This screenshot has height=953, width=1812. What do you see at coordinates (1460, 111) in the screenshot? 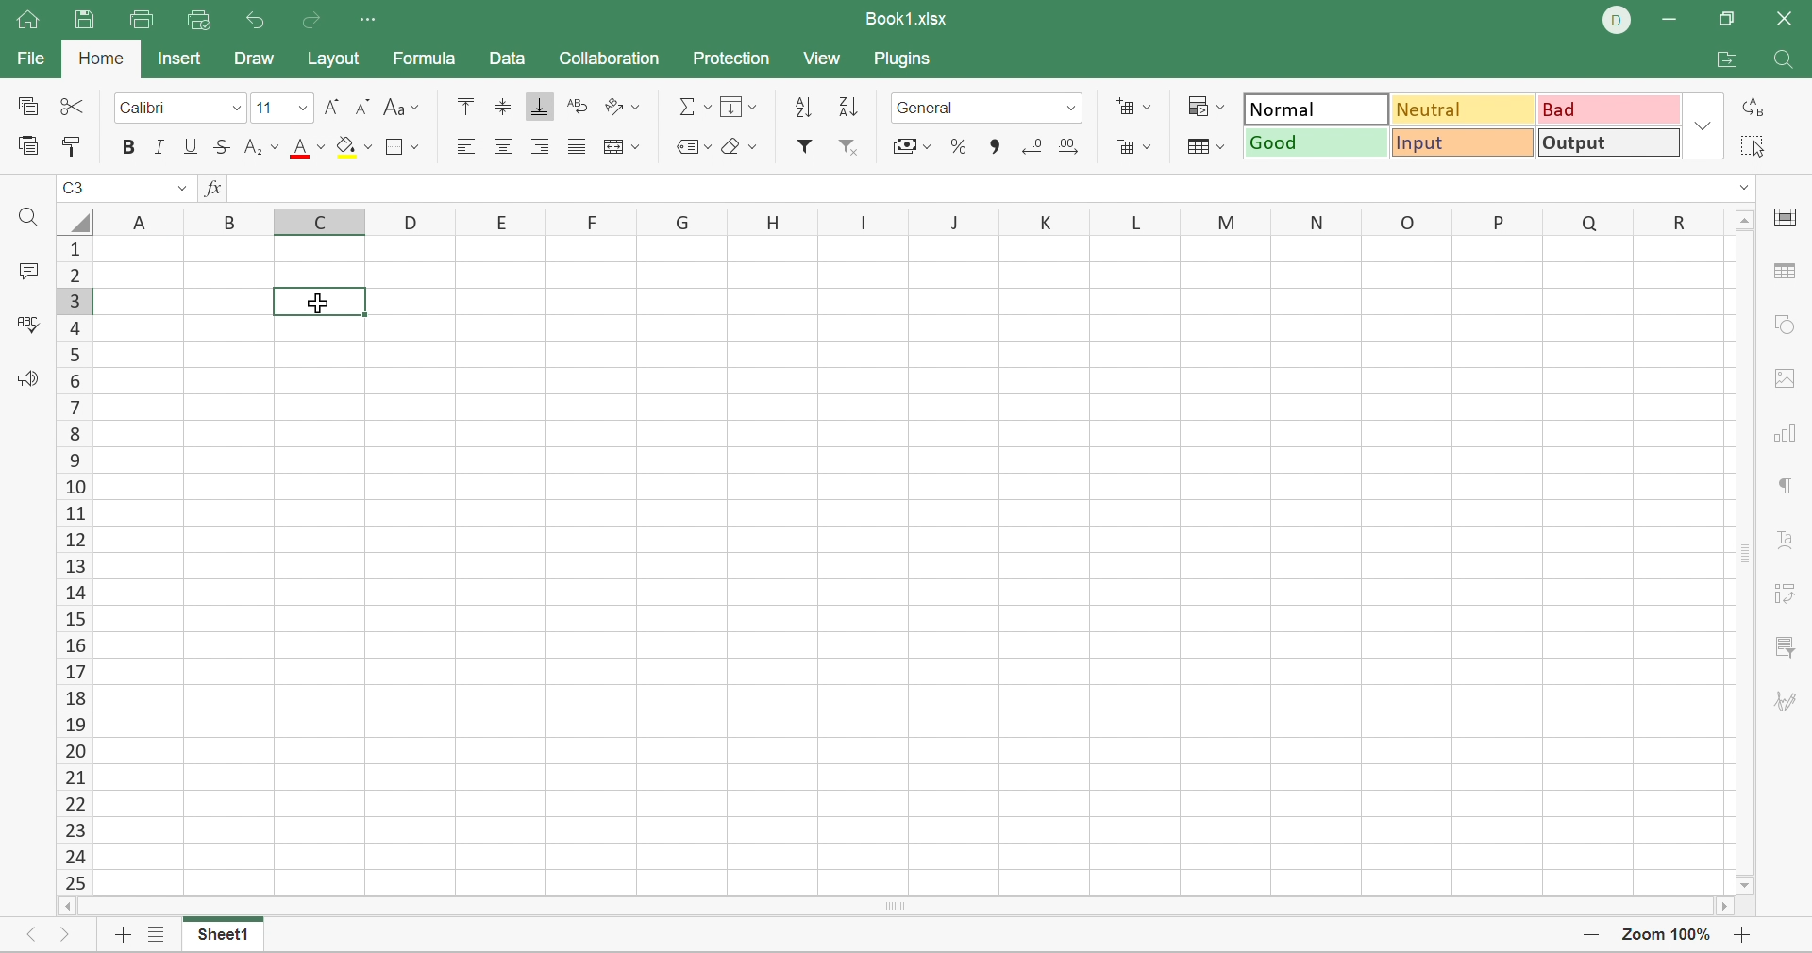
I see `Neutral` at bounding box center [1460, 111].